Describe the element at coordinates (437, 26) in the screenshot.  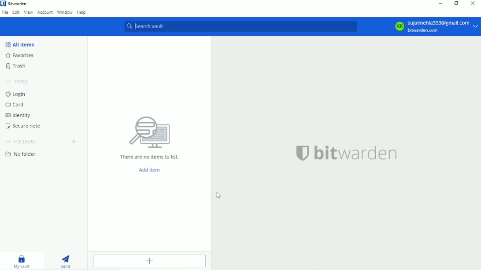
I see `sujaimehla333@gmall.com  bitwarden.com` at that location.